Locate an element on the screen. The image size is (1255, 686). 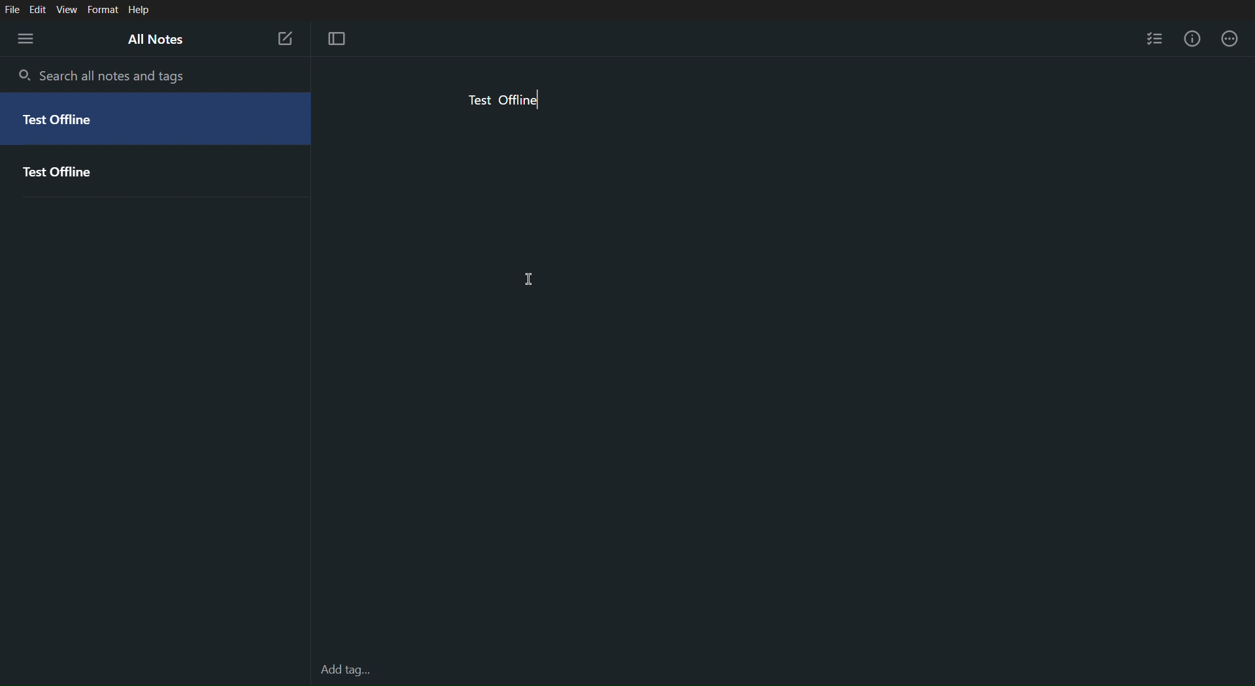
typing cursor is located at coordinates (541, 100).